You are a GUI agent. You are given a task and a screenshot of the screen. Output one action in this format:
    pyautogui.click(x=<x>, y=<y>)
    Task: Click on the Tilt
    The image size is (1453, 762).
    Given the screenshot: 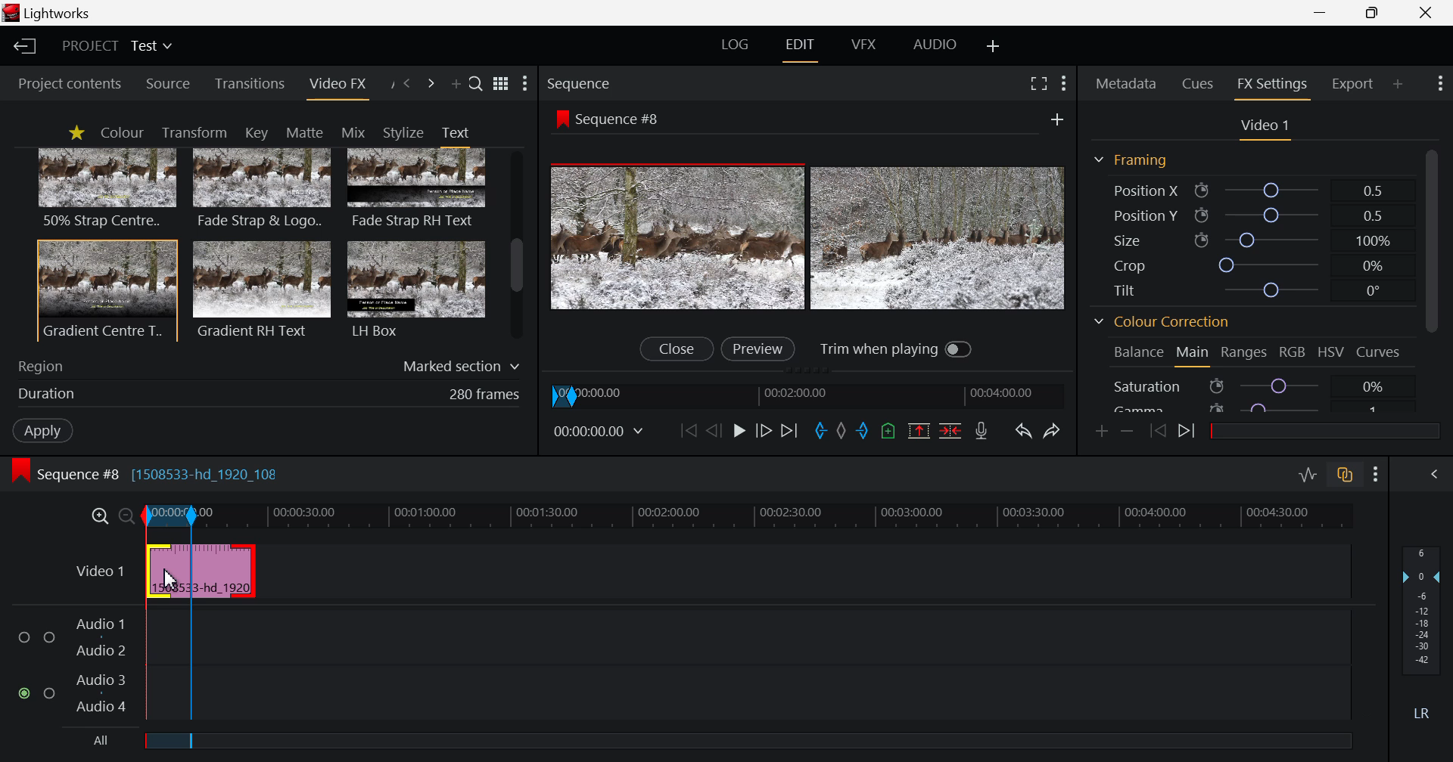 What is the action you would take?
    pyautogui.click(x=1253, y=290)
    